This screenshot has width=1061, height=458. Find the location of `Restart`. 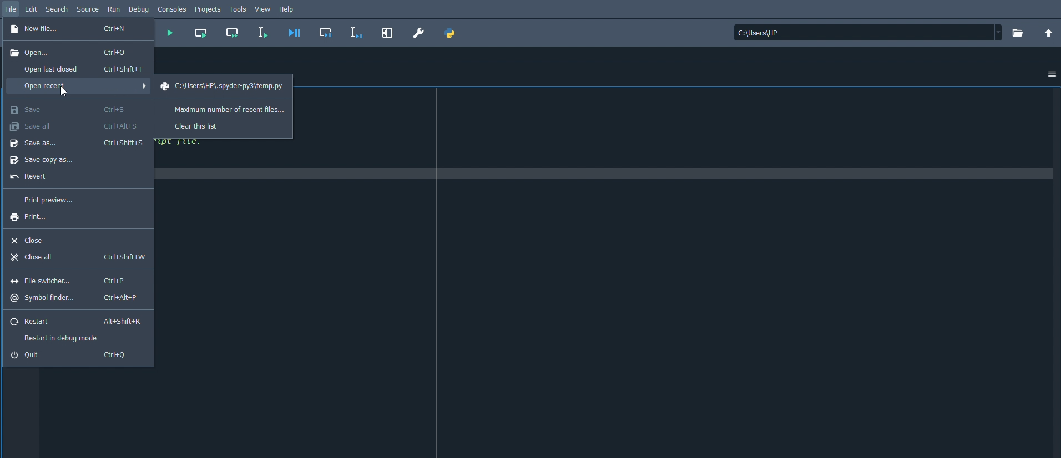

Restart is located at coordinates (76, 322).